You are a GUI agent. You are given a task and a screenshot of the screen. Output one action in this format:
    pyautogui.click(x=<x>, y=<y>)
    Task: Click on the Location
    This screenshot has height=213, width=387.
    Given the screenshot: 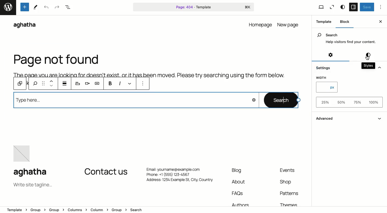 What is the action you would take?
    pyautogui.click(x=194, y=210)
    